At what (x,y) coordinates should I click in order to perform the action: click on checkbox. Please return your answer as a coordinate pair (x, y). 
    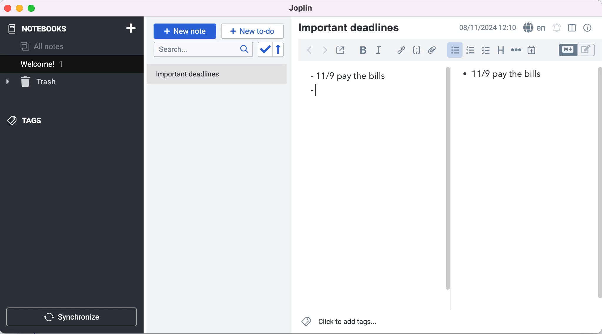
    Looking at the image, I should click on (486, 51).